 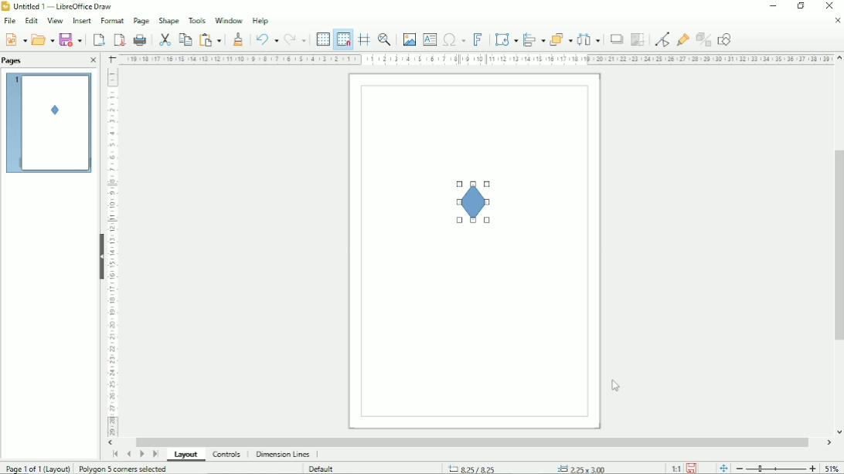 What do you see at coordinates (43, 39) in the screenshot?
I see `Open` at bounding box center [43, 39].